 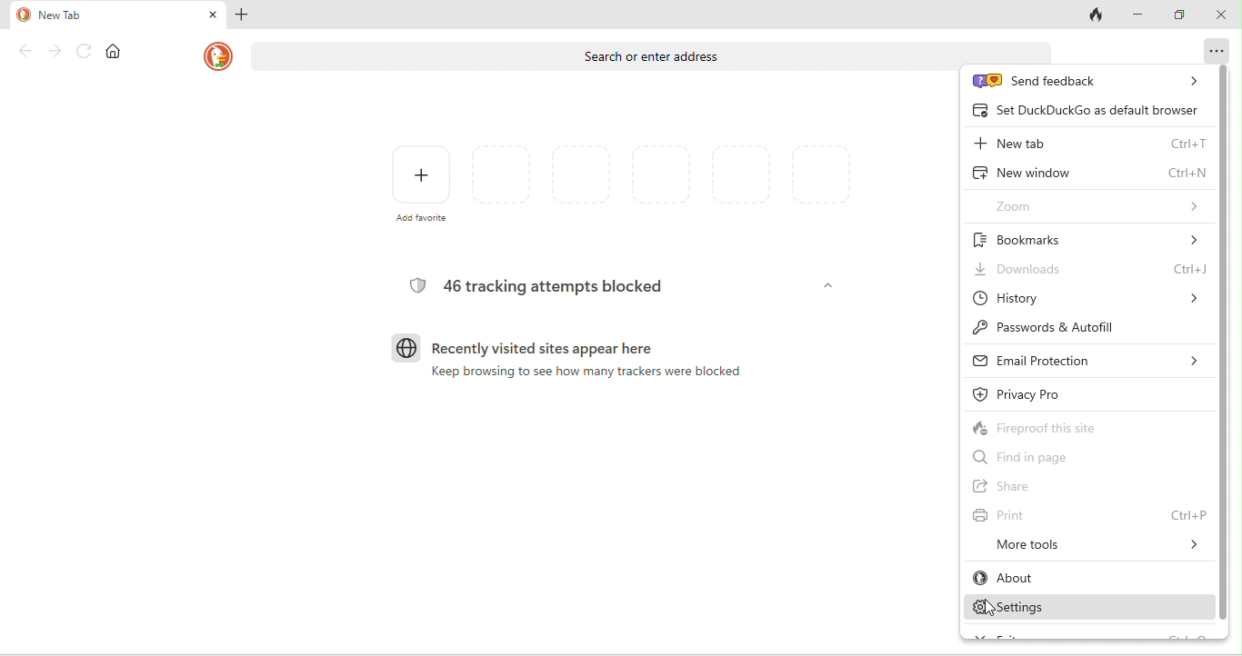 I want to click on history, so click(x=1087, y=298).